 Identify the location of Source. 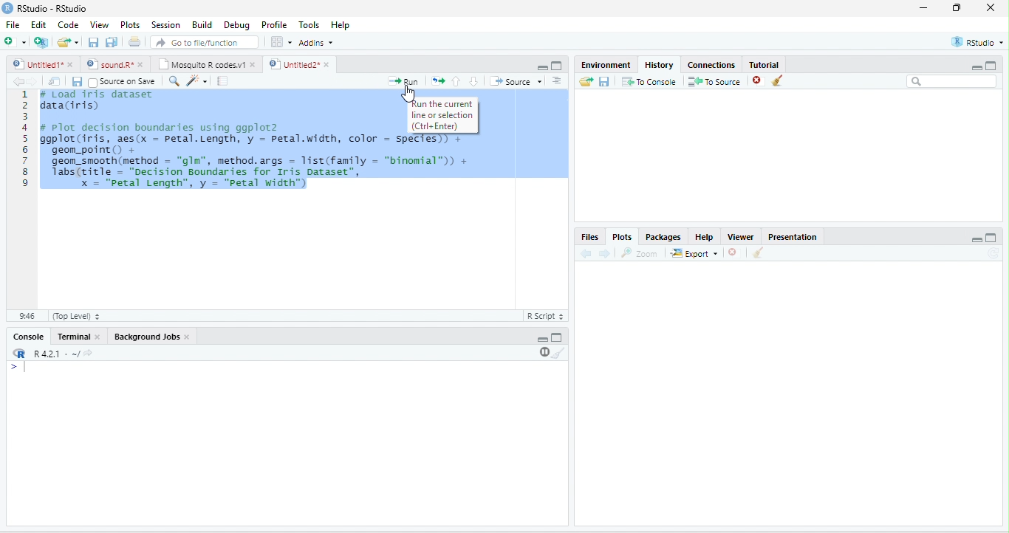
(516, 81).